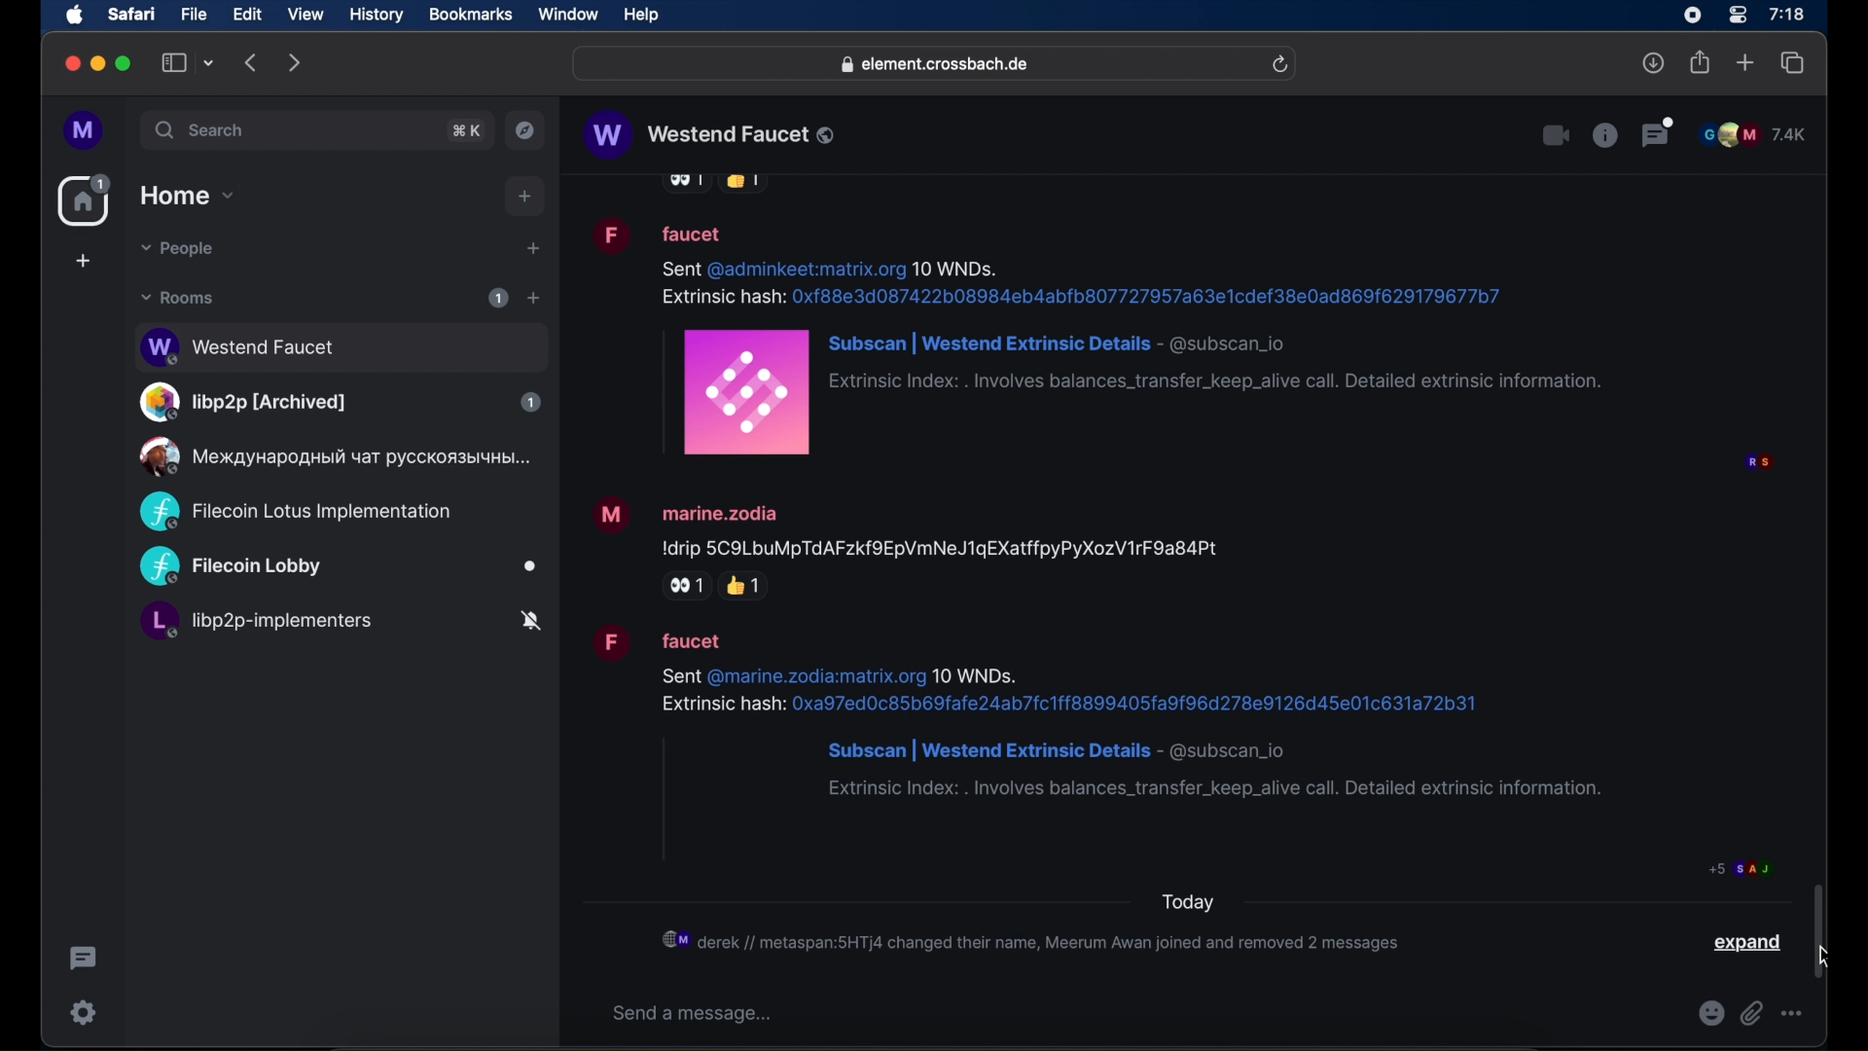 The height and width of the screenshot is (1051, 1868). Describe the element at coordinates (87, 200) in the screenshot. I see `home` at that location.